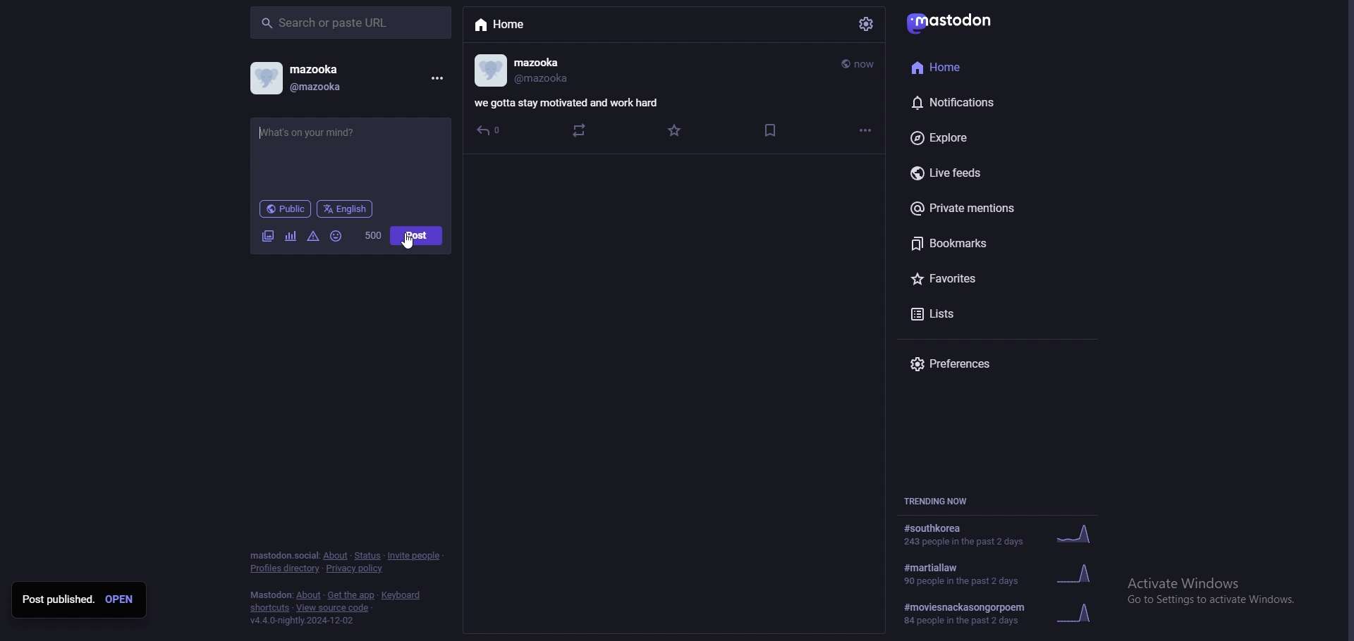 Image resolution: width=1354 pixels, height=641 pixels. Describe the element at coordinates (859, 64) in the screenshot. I see `time` at that location.